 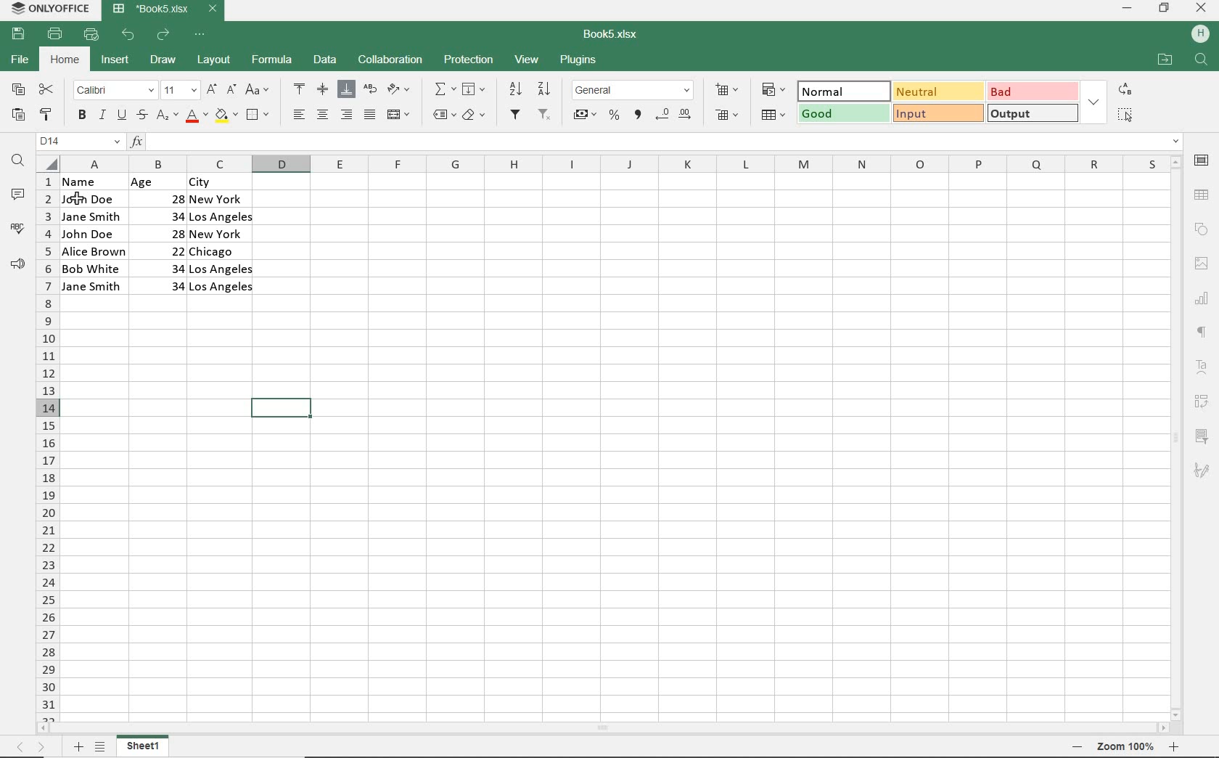 What do you see at coordinates (20, 195) in the screenshot?
I see `COMMENTS` at bounding box center [20, 195].